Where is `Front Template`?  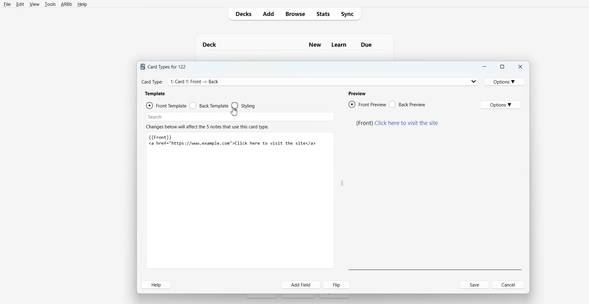
Front Template is located at coordinates (209, 105).